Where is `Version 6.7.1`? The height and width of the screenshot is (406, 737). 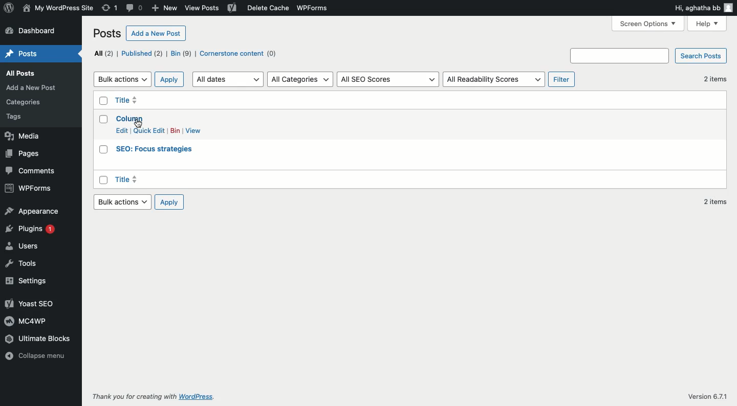
Version 6.7.1 is located at coordinates (707, 396).